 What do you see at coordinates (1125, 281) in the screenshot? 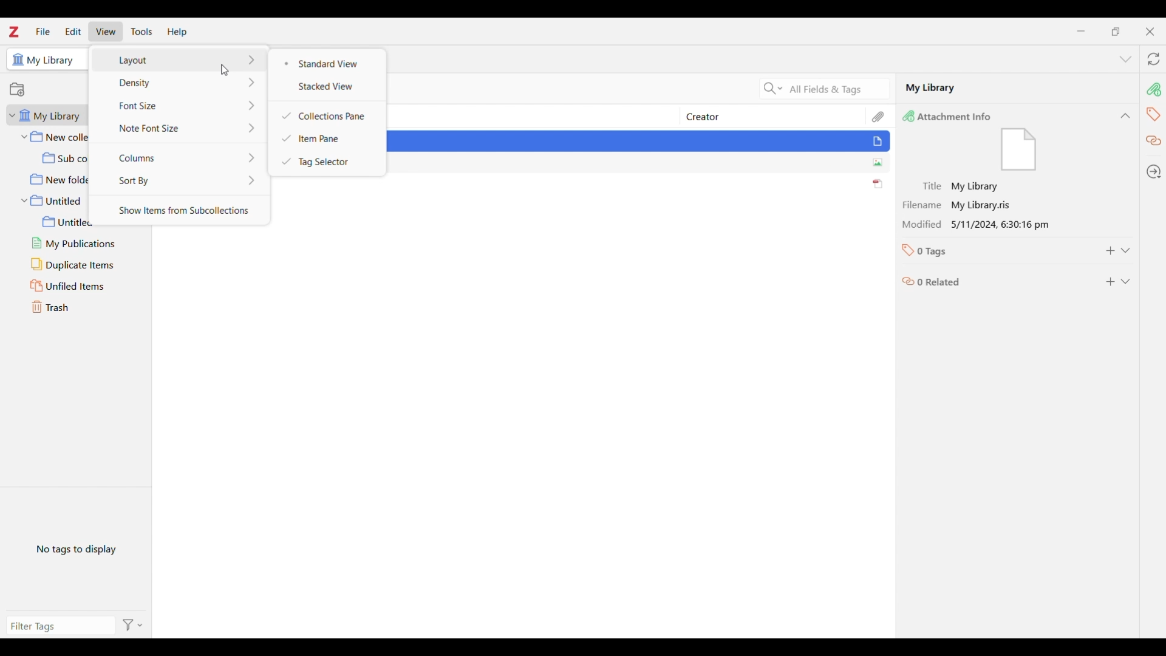
I see `Expand related` at bounding box center [1125, 281].